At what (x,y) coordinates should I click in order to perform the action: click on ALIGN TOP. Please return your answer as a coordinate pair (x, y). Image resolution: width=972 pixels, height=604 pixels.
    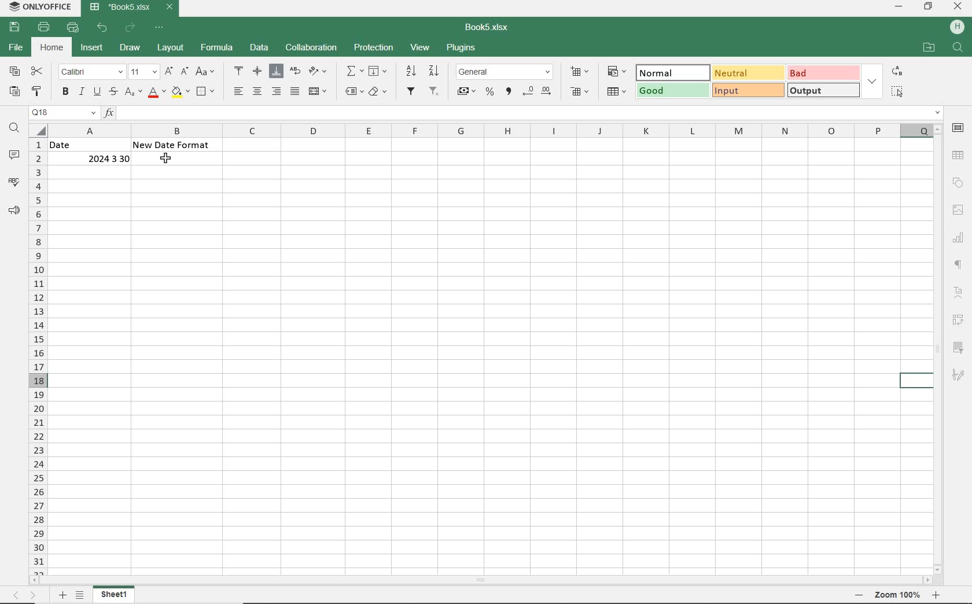
    Looking at the image, I should click on (238, 72).